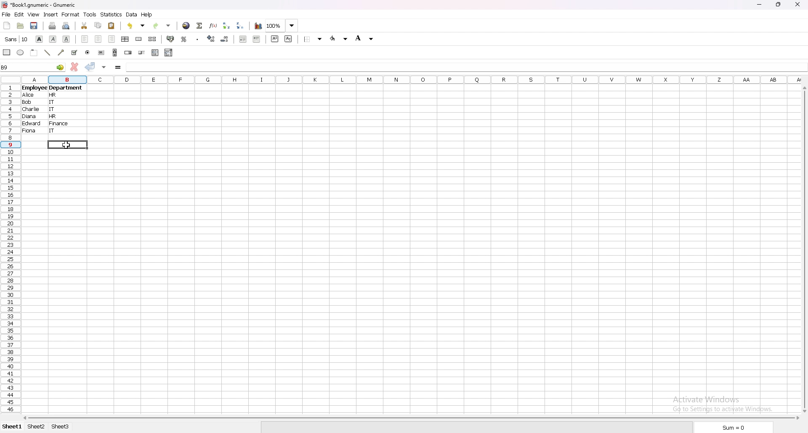 This screenshot has height=433, width=808. I want to click on it, so click(53, 103).